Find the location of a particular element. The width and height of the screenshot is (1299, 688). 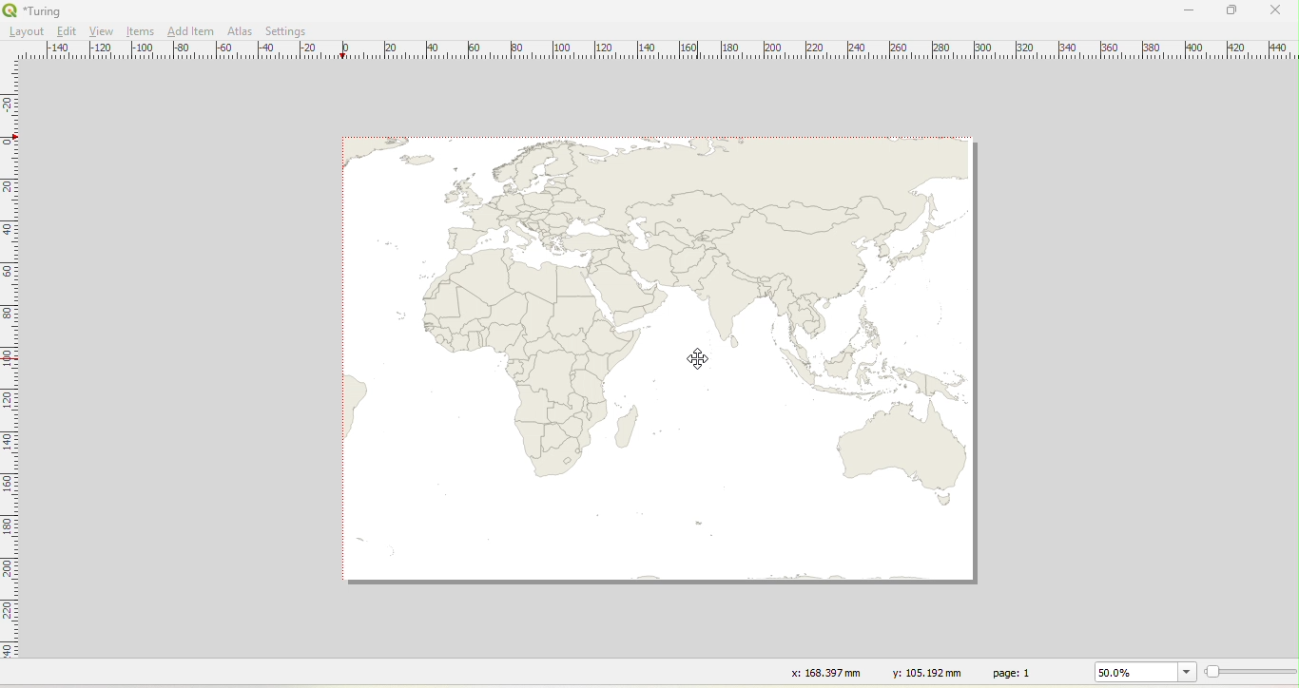

Settings is located at coordinates (287, 31).